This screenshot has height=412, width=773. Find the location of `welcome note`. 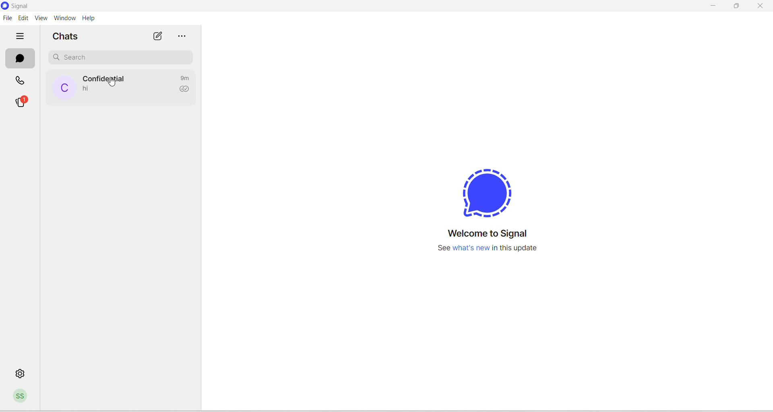

welcome note is located at coordinates (492, 234).